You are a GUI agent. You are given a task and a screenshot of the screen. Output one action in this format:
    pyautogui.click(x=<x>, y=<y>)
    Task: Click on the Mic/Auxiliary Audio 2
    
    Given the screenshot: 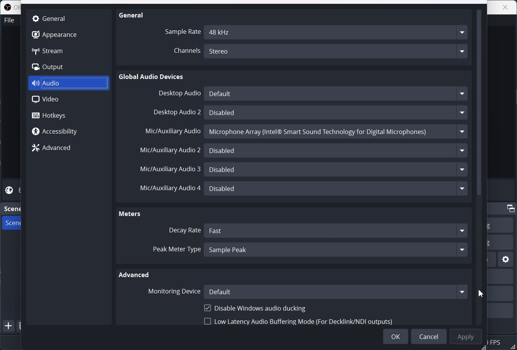 What is the action you would take?
    pyautogui.click(x=170, y=150)
    